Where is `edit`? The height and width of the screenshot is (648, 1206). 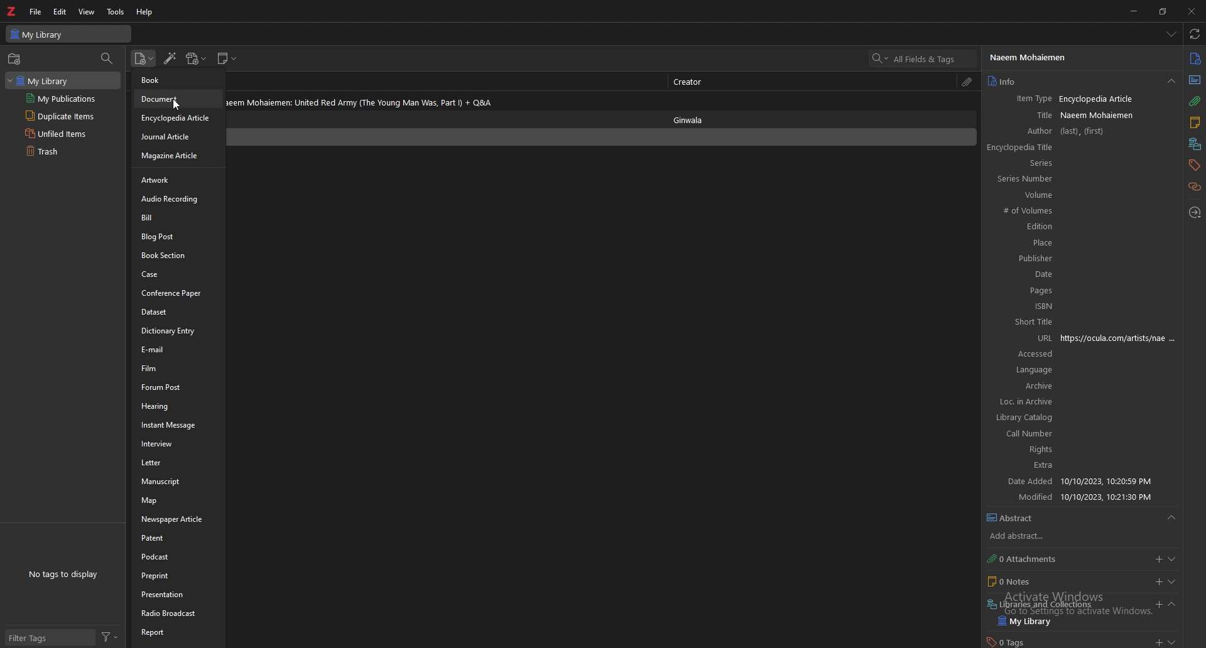
edit is located at coordinates (61, 11).